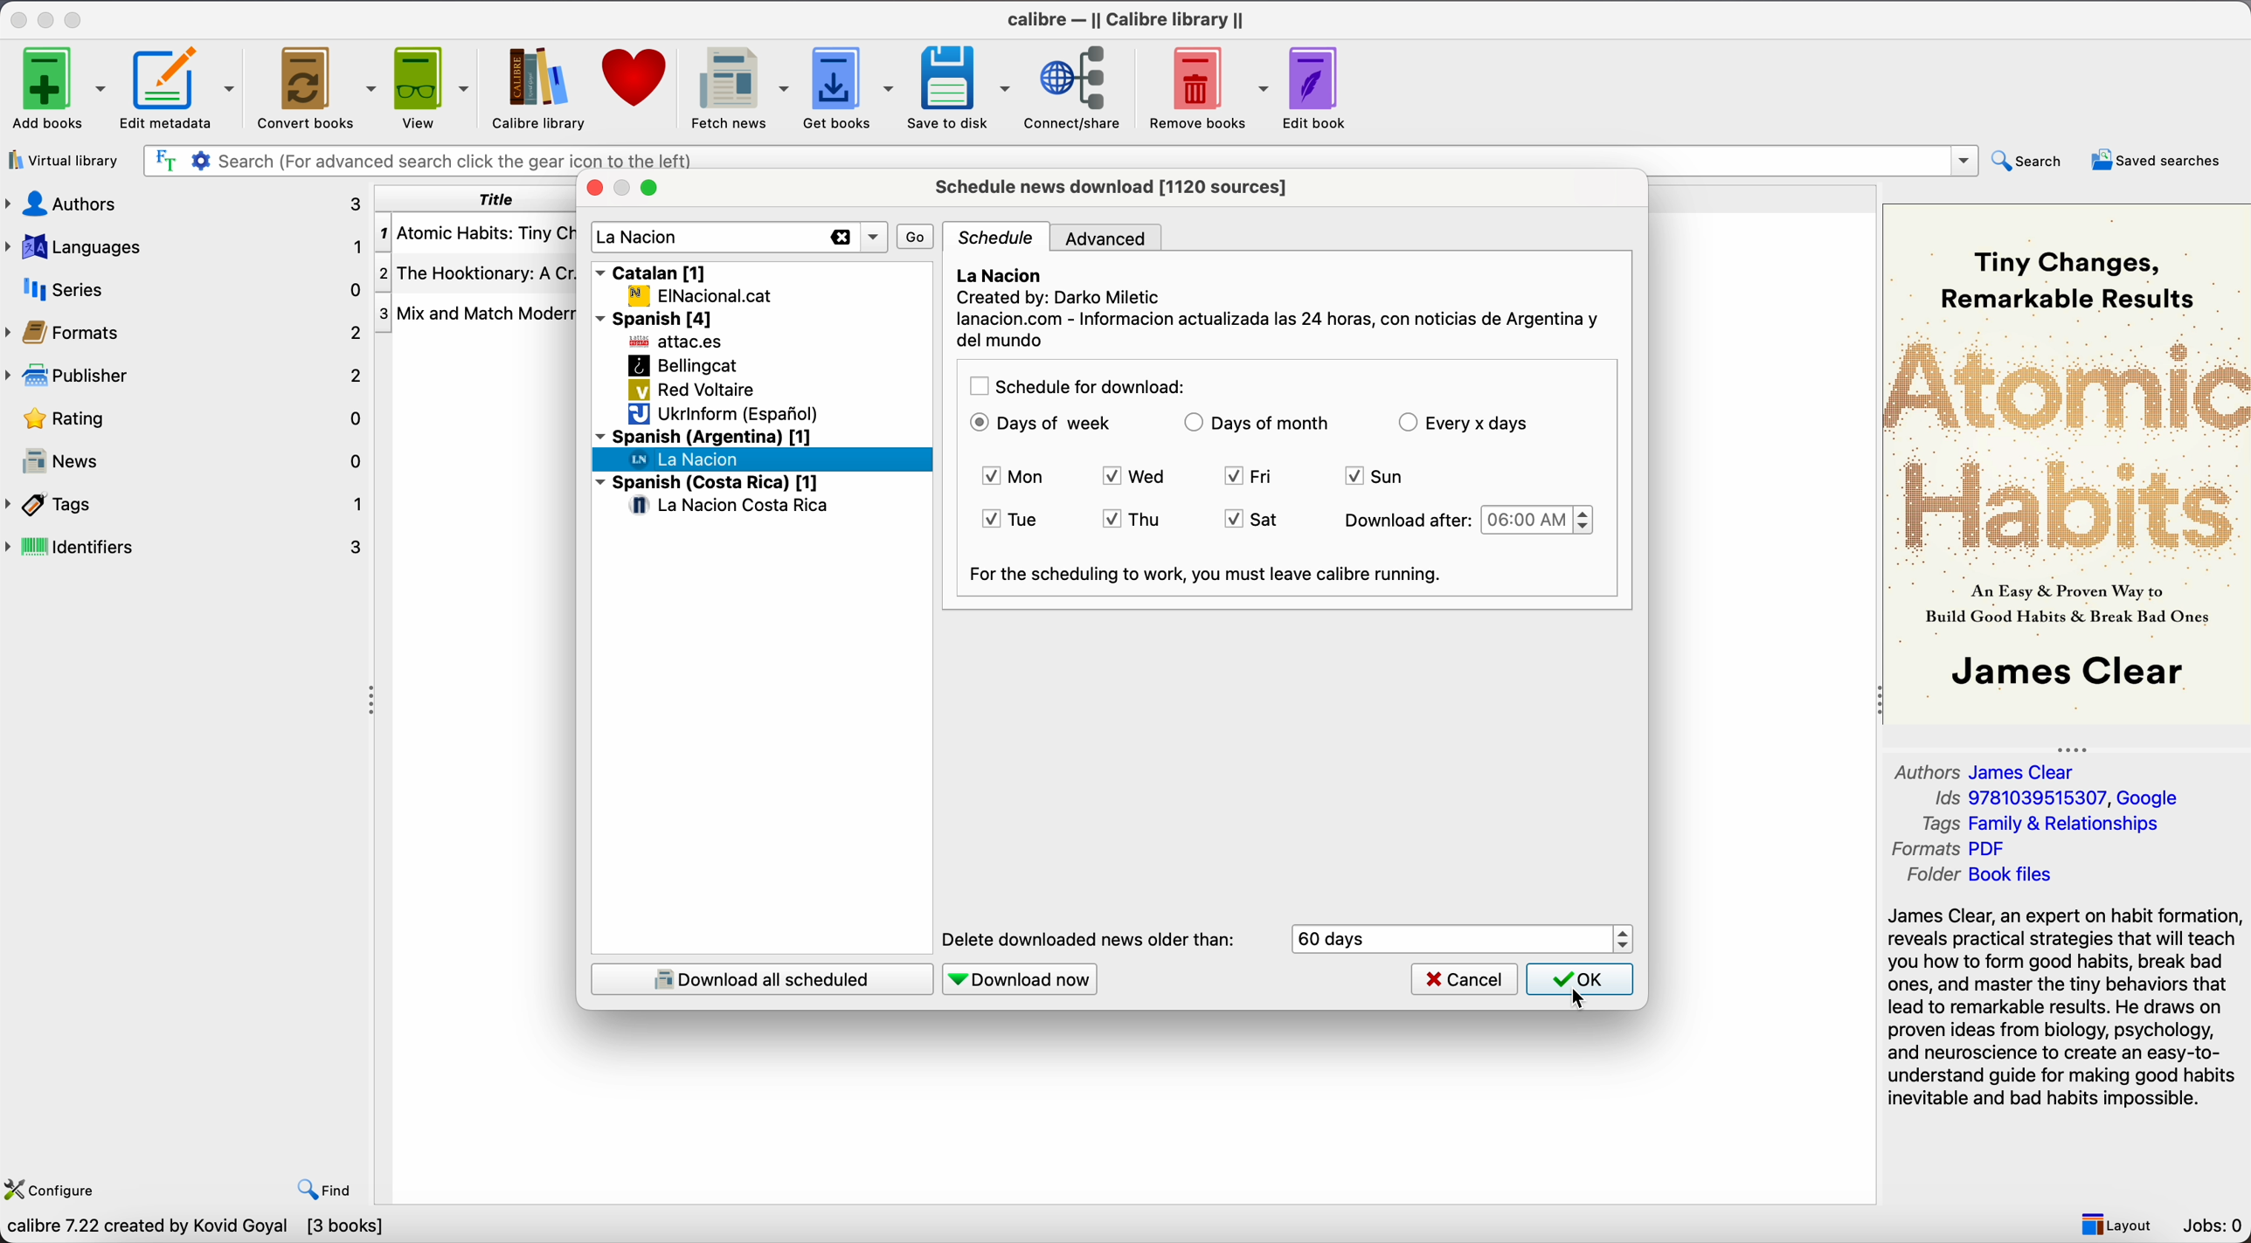 The width and height of the screenshot is (2251, 1243). What do you see at coordinates (62, 160) in the screenshot?
I see `virtual library` at bounding box center [62, 160].